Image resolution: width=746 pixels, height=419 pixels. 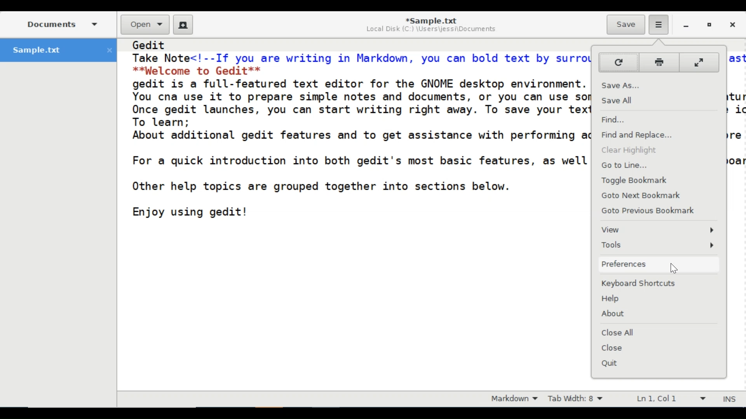 What do you see at coordinates (621, 120) in the screenshot?
I see `Find` at bounding box center [621, 120].